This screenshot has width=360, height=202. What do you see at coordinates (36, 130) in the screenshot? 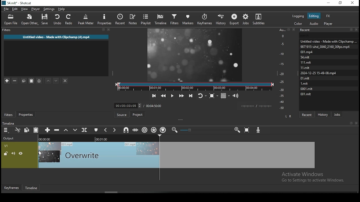
I see `paste` at bounding box center [36, 130].